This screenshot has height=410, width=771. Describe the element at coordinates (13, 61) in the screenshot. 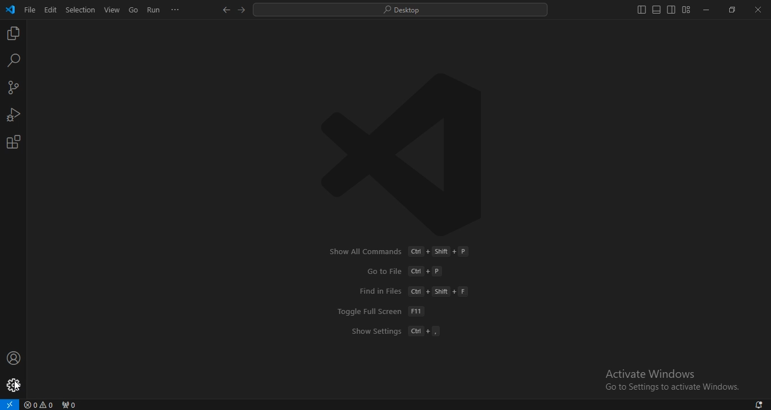

I see `search` at that location.